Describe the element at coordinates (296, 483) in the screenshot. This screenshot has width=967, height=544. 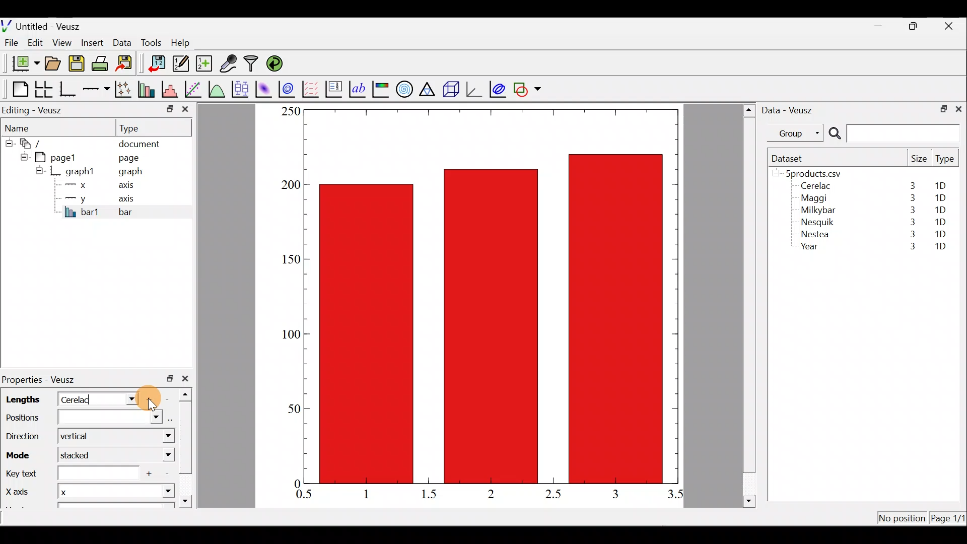
I see `0` at that location.